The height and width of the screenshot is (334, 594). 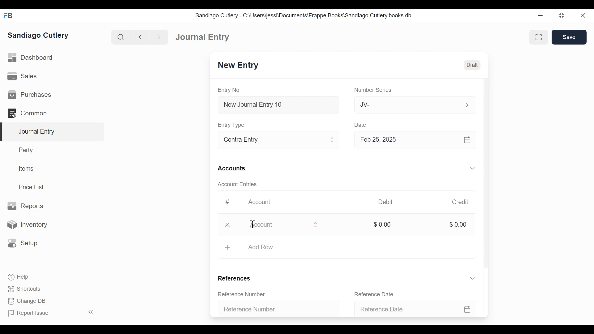 What do you see at coordinates (38, 36) in the screenshot?
I see `Sandiago Cutlery` at bounding box center [38, 36].